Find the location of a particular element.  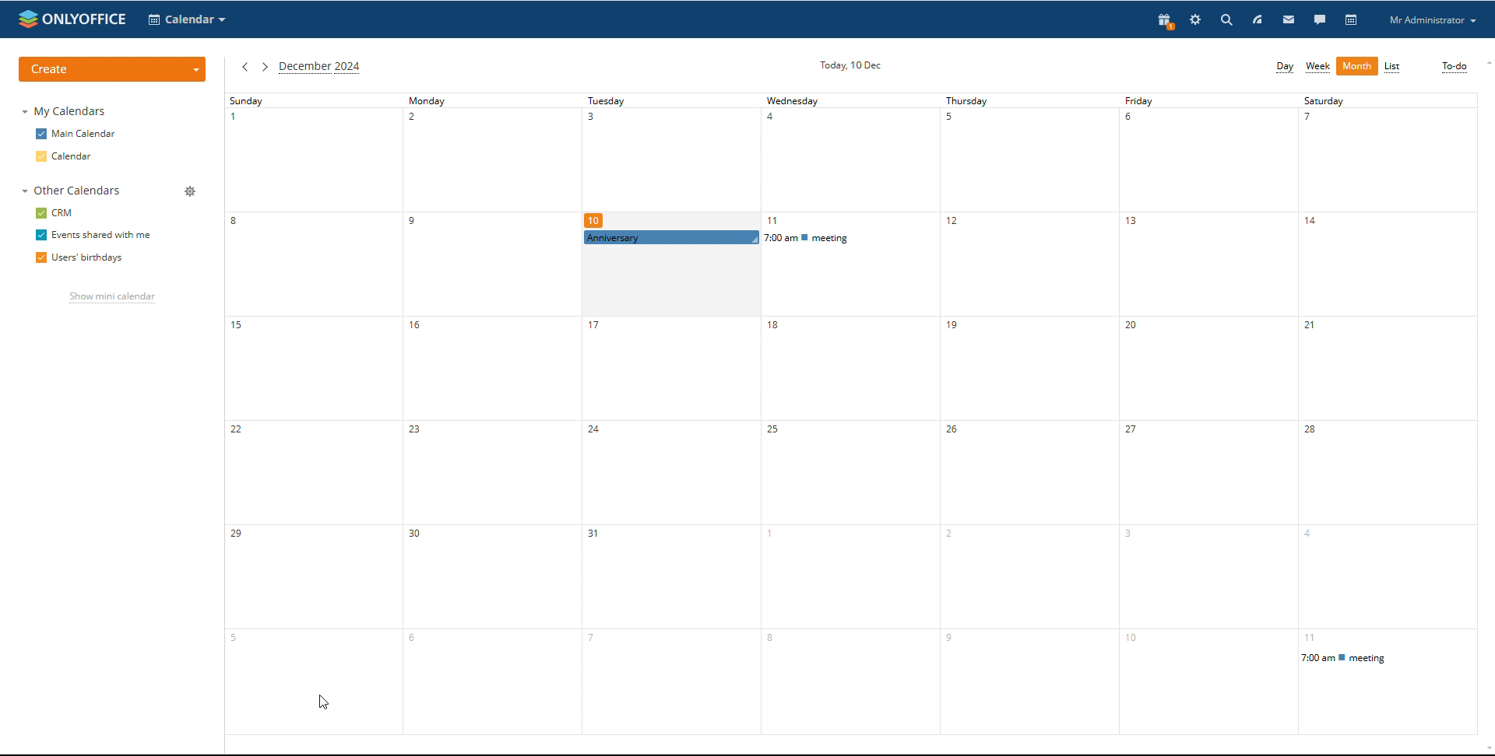

events shared with me is located at coordinates (93, 236).